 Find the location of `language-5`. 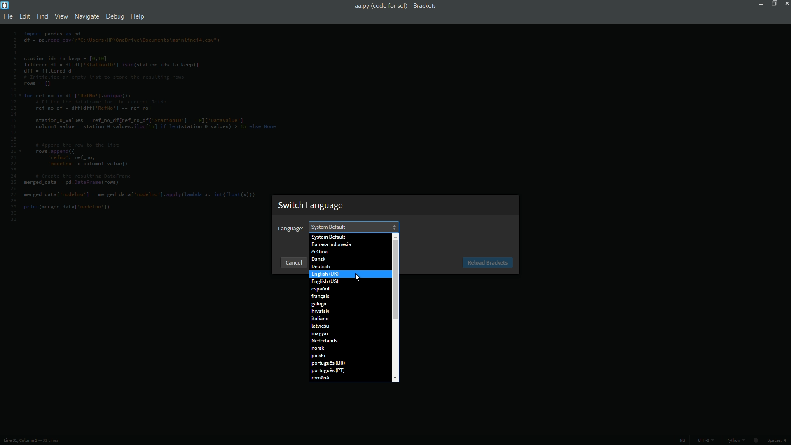

language-5 is located at coordinates (325, 274).